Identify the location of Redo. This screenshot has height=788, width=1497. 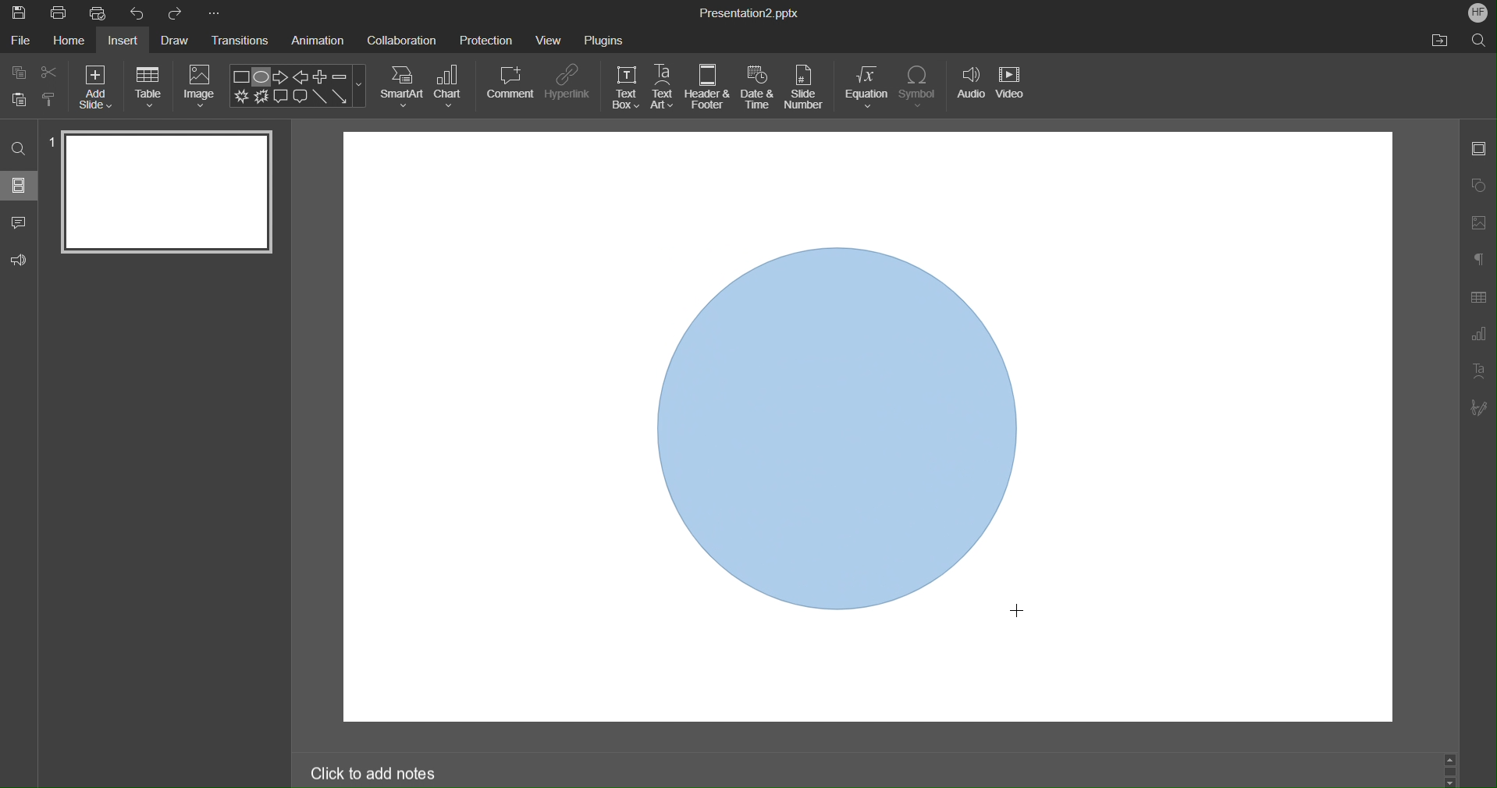
(176, 13).